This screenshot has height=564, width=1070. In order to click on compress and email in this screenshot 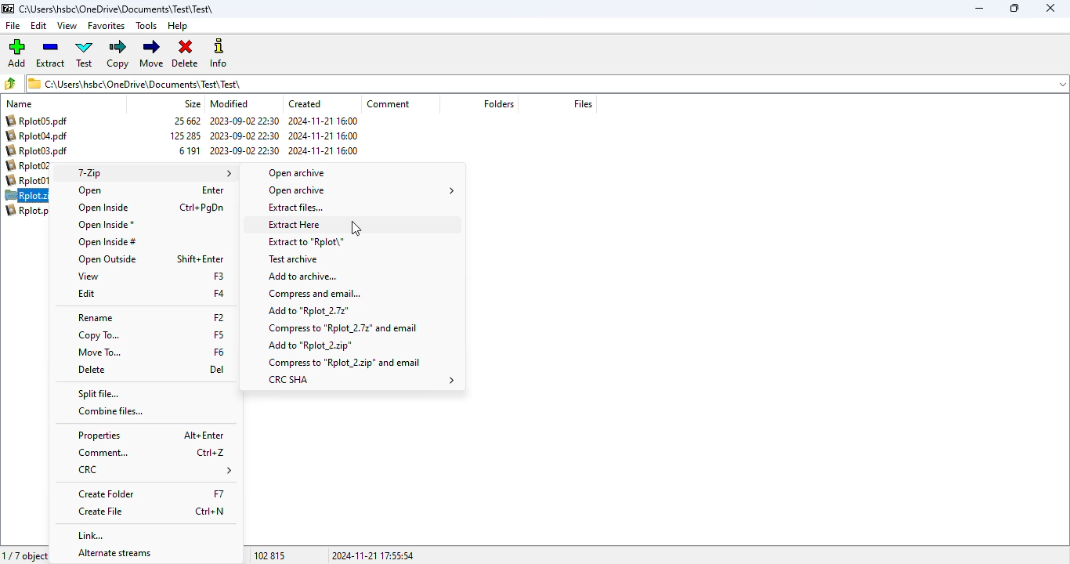, I will do `click(314, 293)`.